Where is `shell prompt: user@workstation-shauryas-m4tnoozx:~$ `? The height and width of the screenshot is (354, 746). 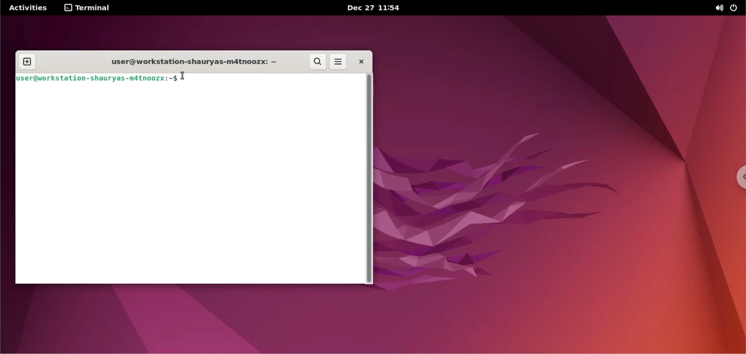
shell prompt: user@workstation-shauryas-m4tnoozx:~$  is located at coordinates (97, 78).